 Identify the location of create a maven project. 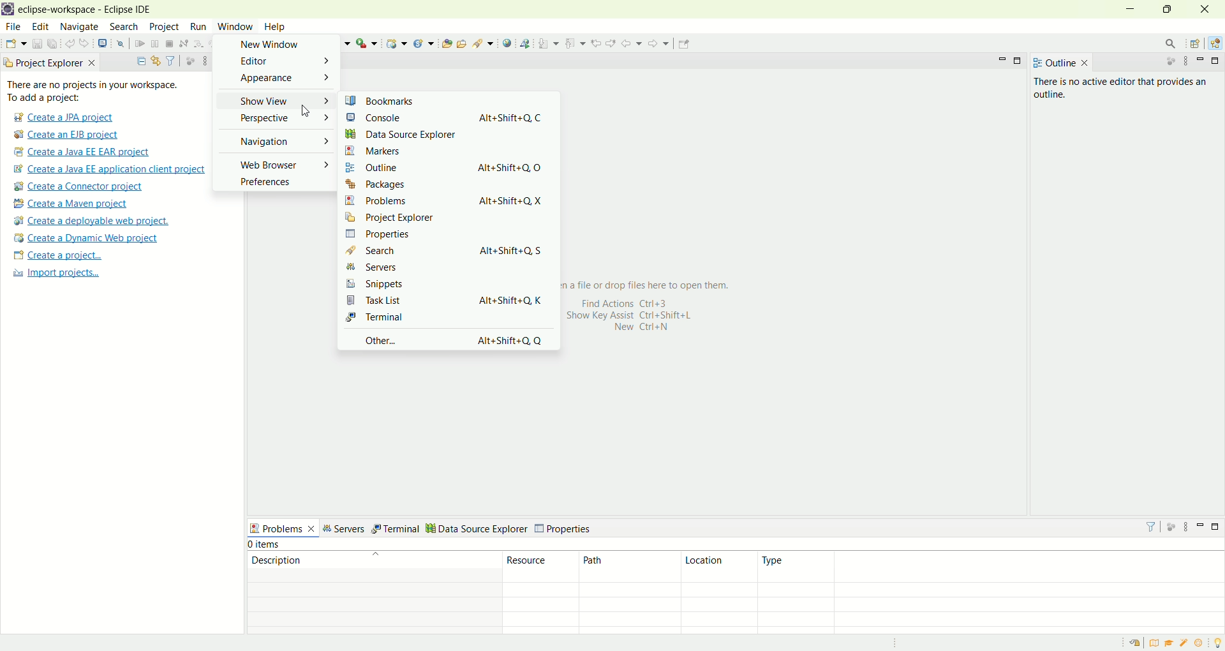
(75, 203).